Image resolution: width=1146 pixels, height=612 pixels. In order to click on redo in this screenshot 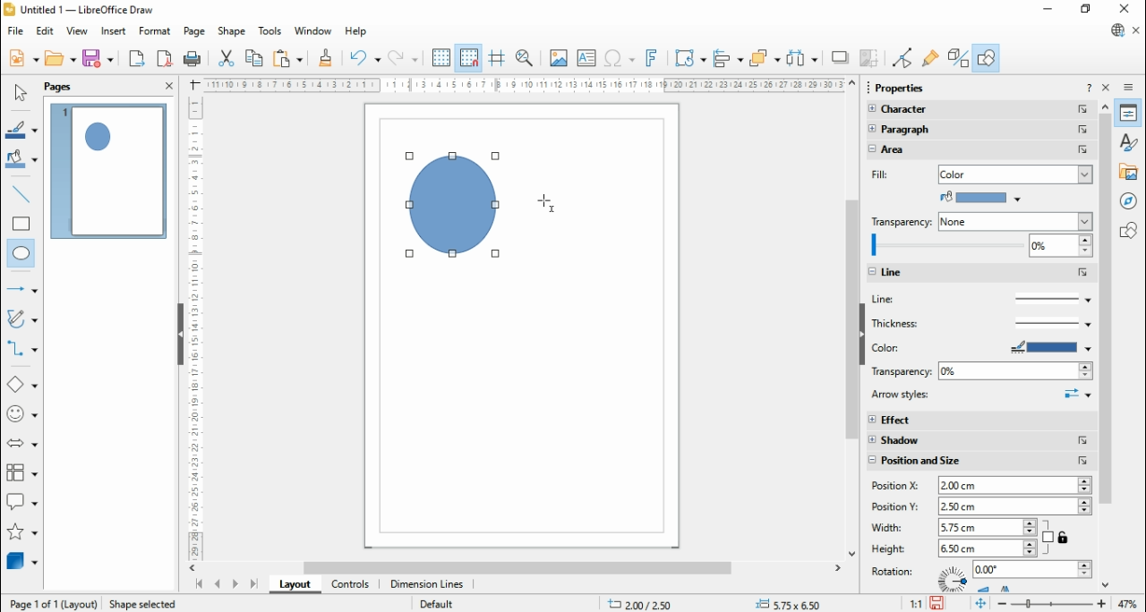, I will do `click(403, 58)`.